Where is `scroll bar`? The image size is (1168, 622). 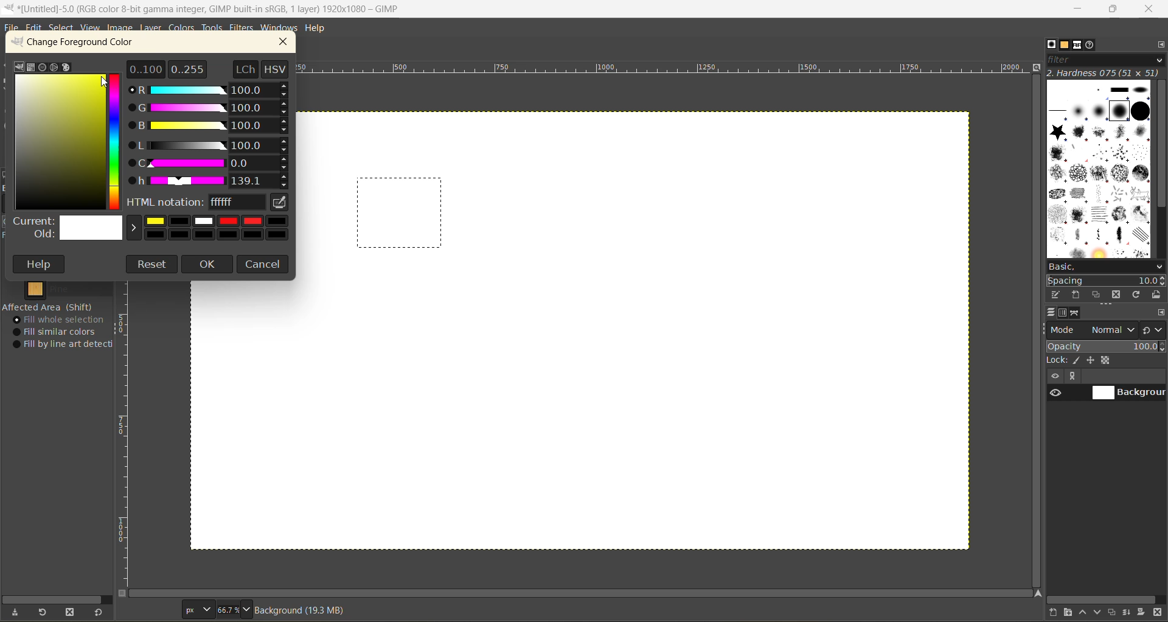
scroll bar is located at coordinates (583, 593).